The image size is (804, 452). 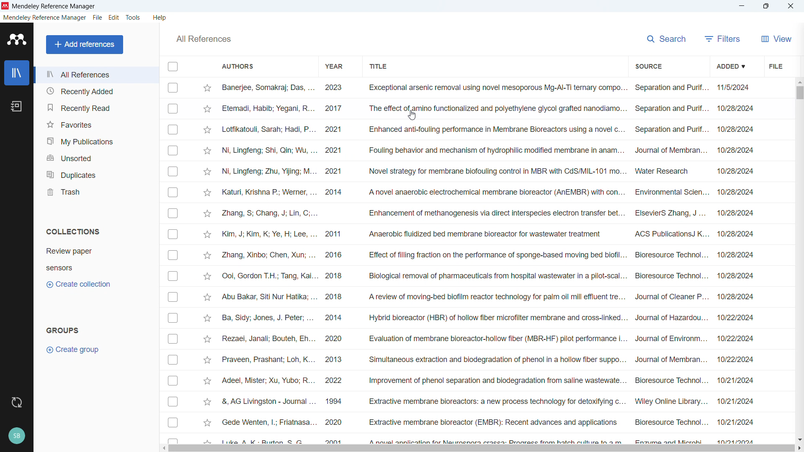 I want to click on Add references , so click(x=85, y=44).